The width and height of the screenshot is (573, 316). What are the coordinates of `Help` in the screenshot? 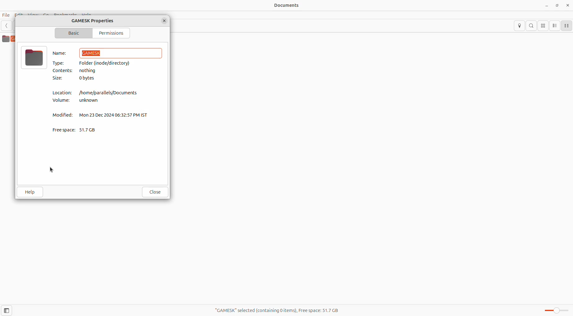 It's located at (30, 192).